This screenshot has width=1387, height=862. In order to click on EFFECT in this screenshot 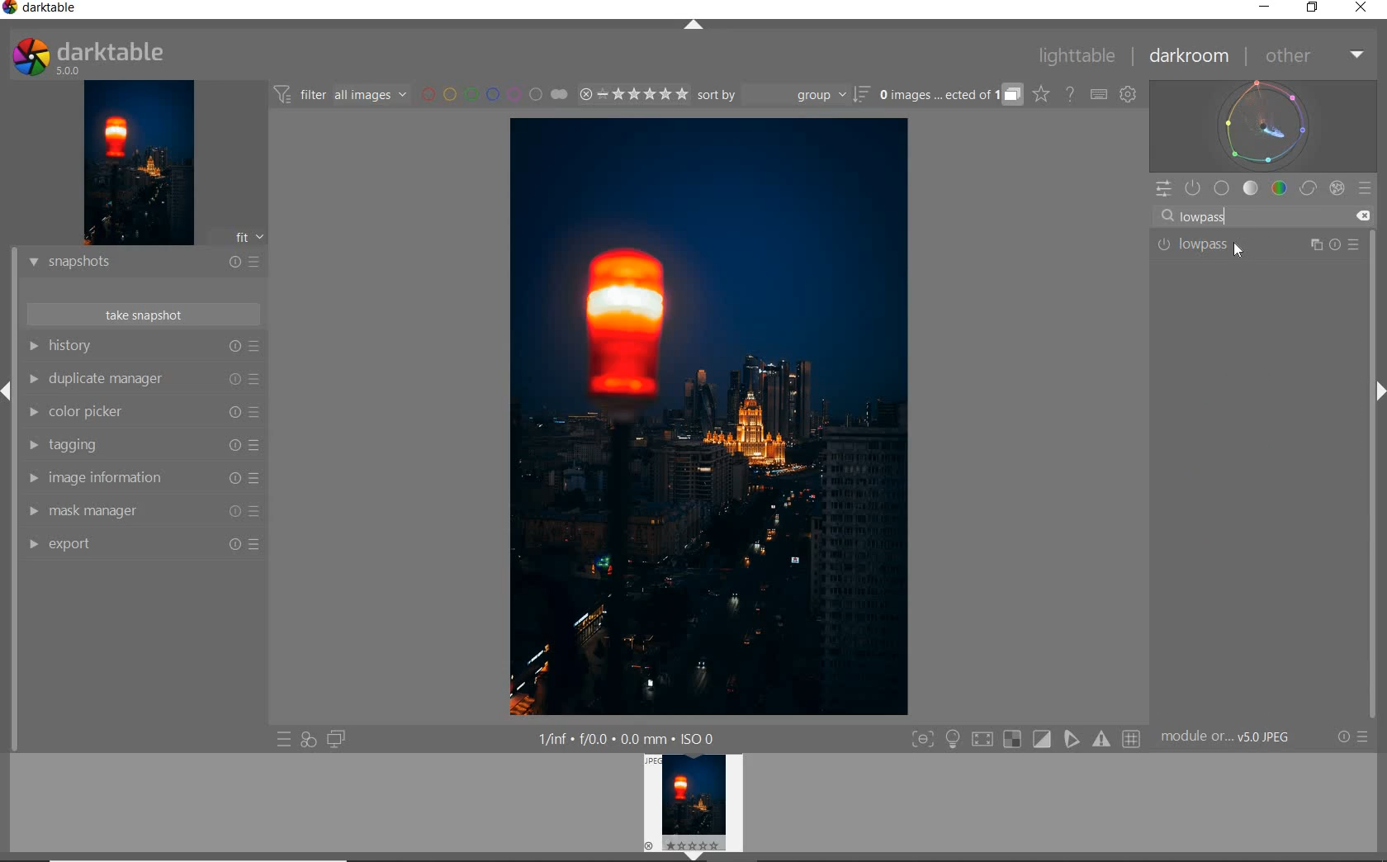, I will do `click(1337, 187)`.